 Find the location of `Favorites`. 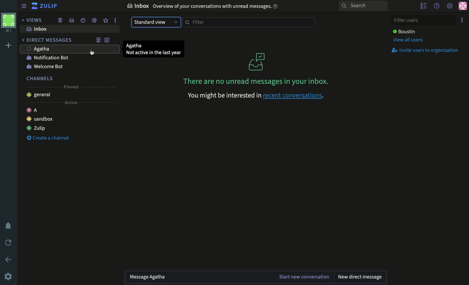

Favorites is located at coordinates (105, 21).